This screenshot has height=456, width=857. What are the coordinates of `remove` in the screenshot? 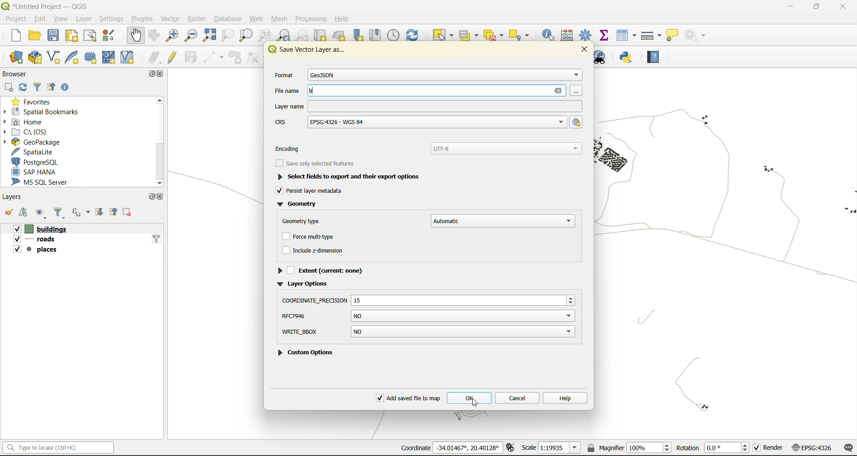 It's located at (129, 212).